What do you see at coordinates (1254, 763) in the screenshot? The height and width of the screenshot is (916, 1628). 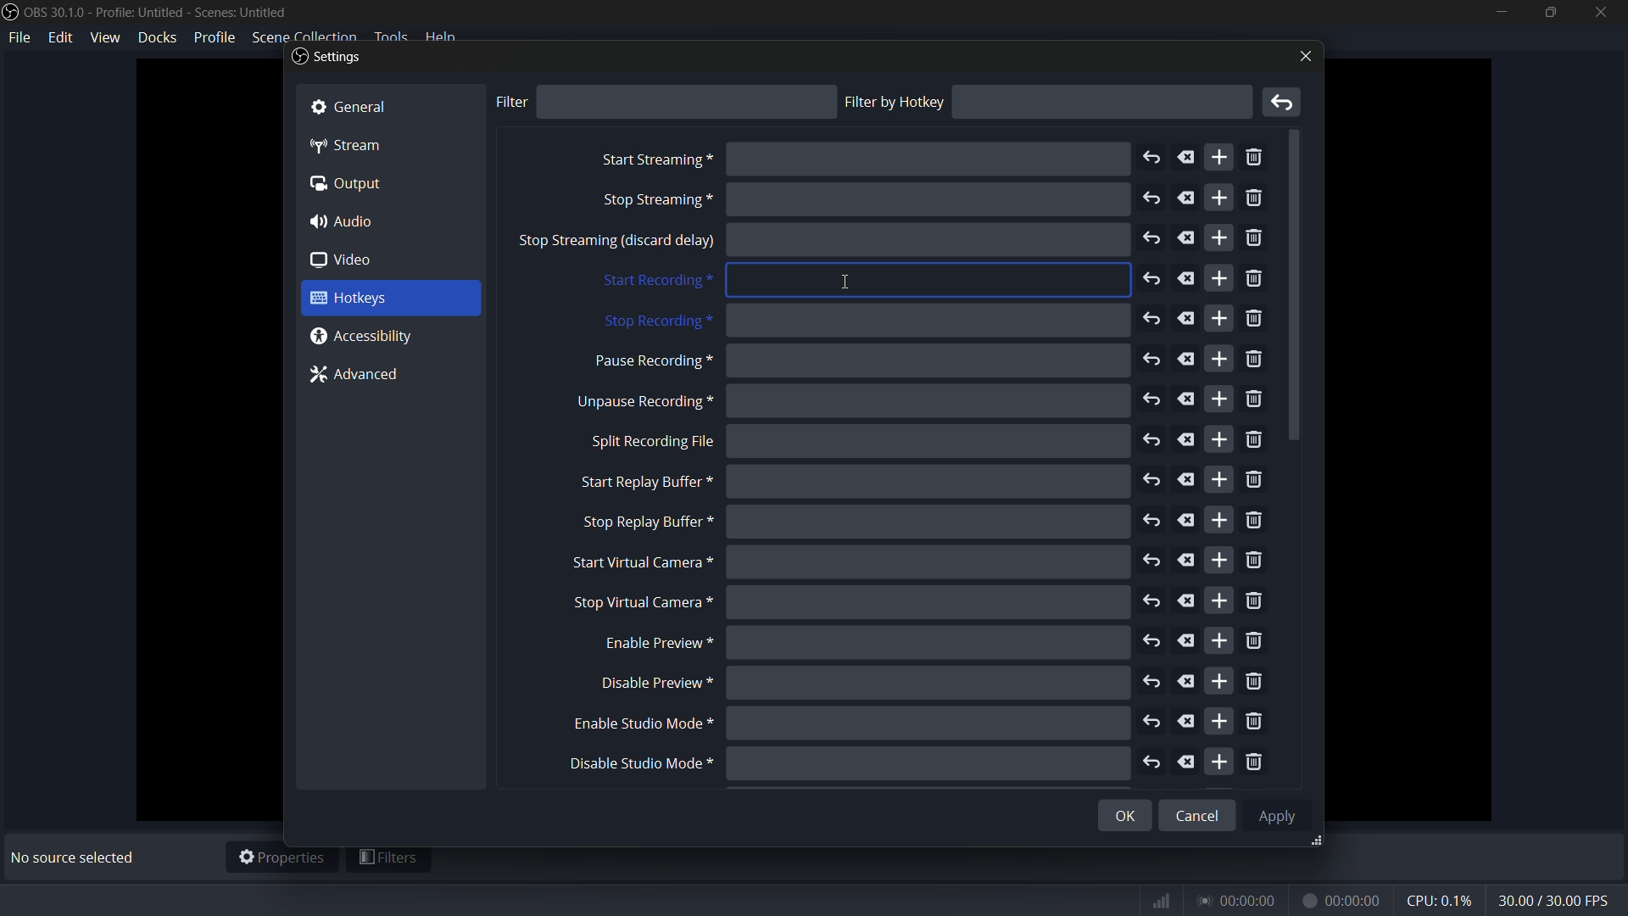 I see `remove` at bounding box center [1254, 763].